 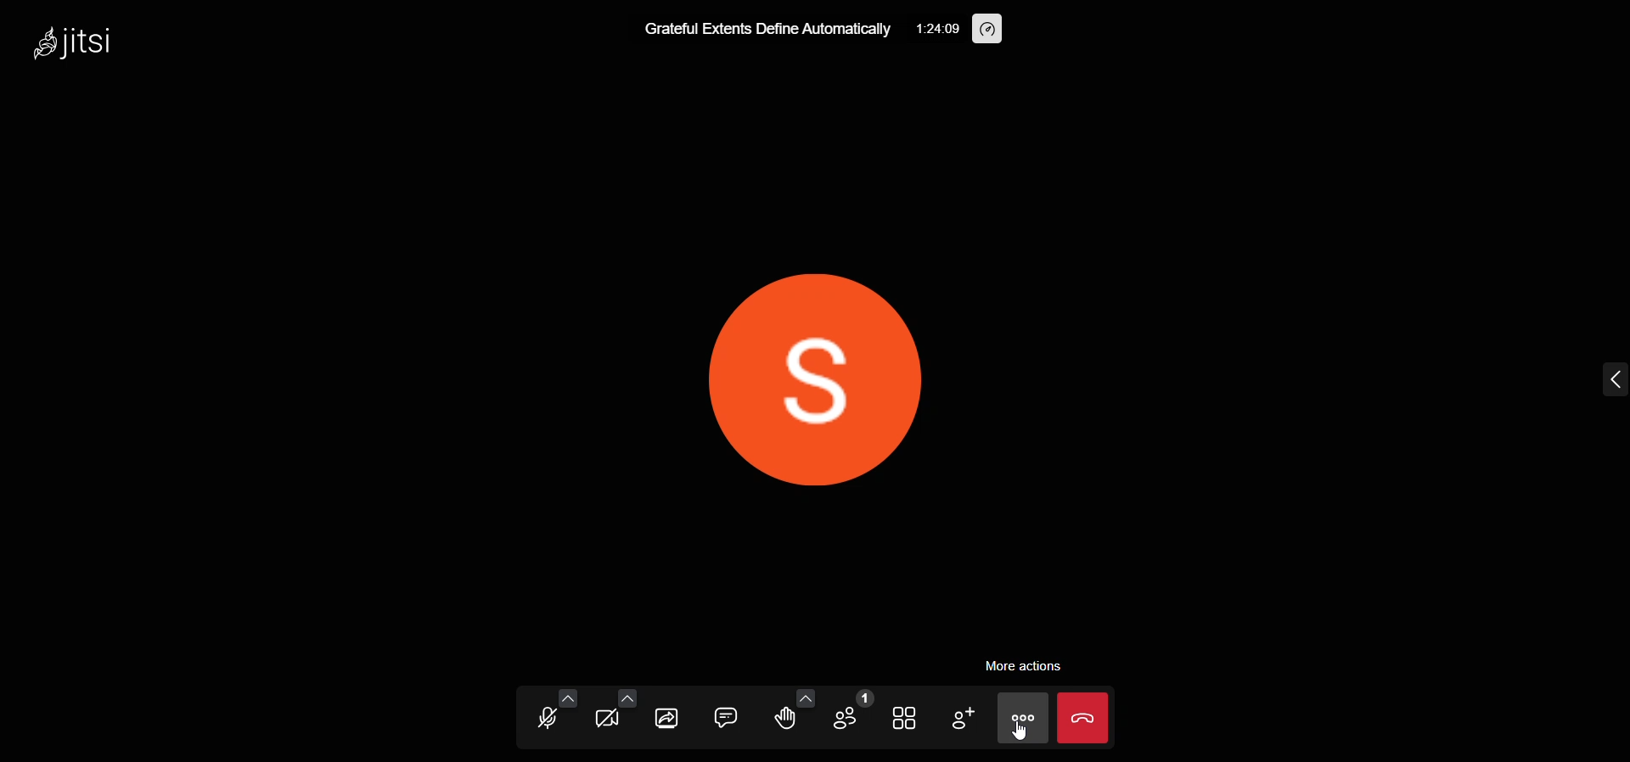 I want to click on more, so click(x=1024, y=719).